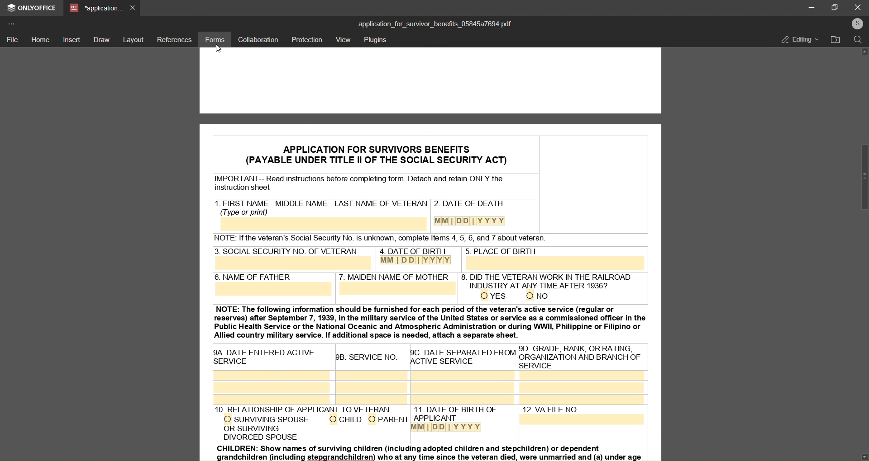 The width and height of the screenshot is (869, 461). What do you see at coordinates (258, 40) in the screenshot?
I see `collaboration` at bounding box center [258, 40].